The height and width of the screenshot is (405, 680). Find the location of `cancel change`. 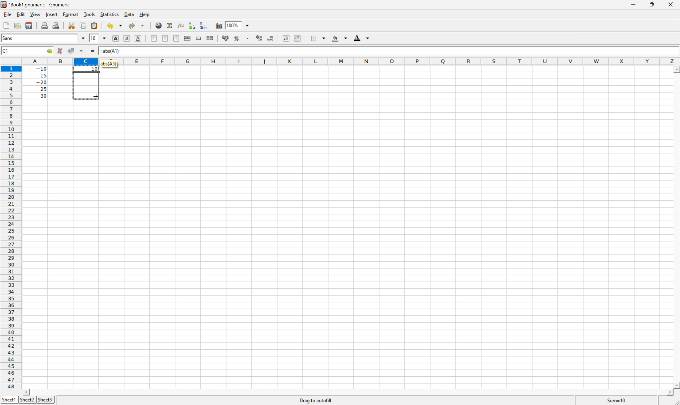

cancel change is located at coordinates (60, 52).